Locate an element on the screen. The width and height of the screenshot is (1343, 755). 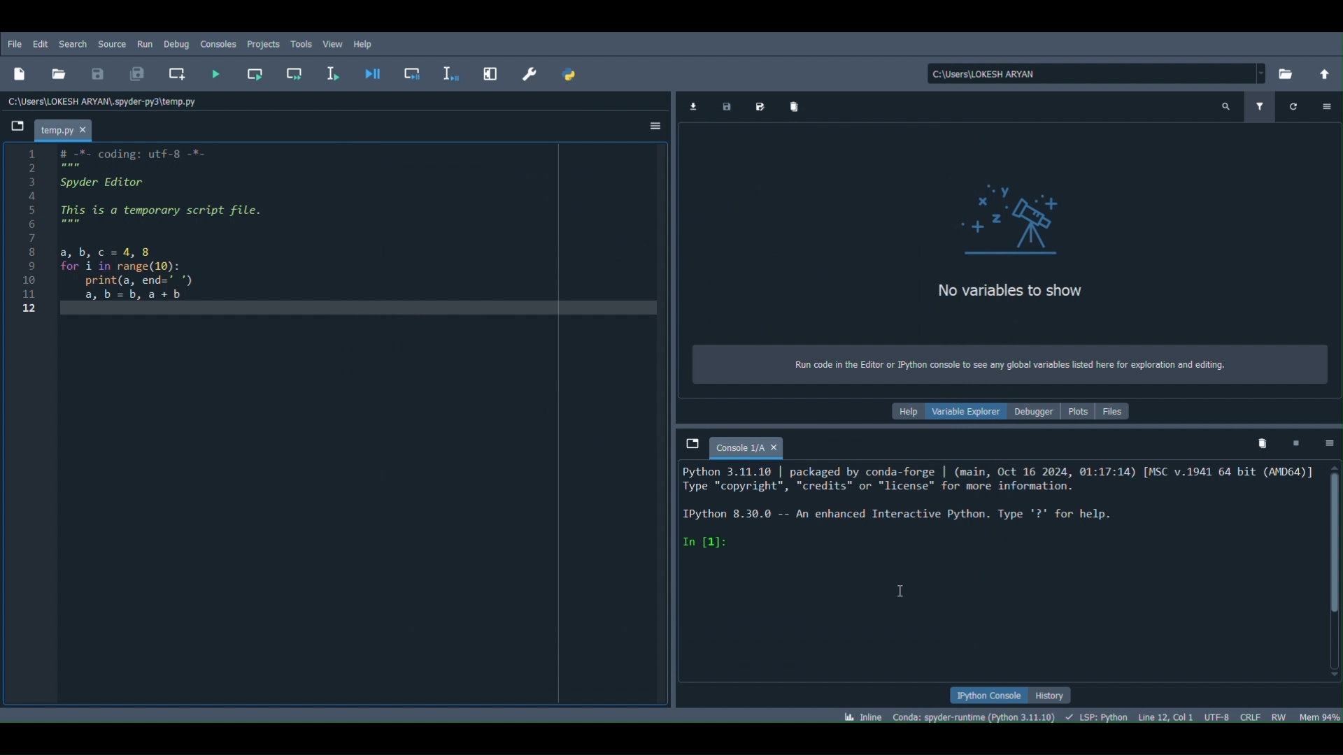
Maximize current pane (Ctrl + Alt + Shift + M) is located at coordinates (490, 72).